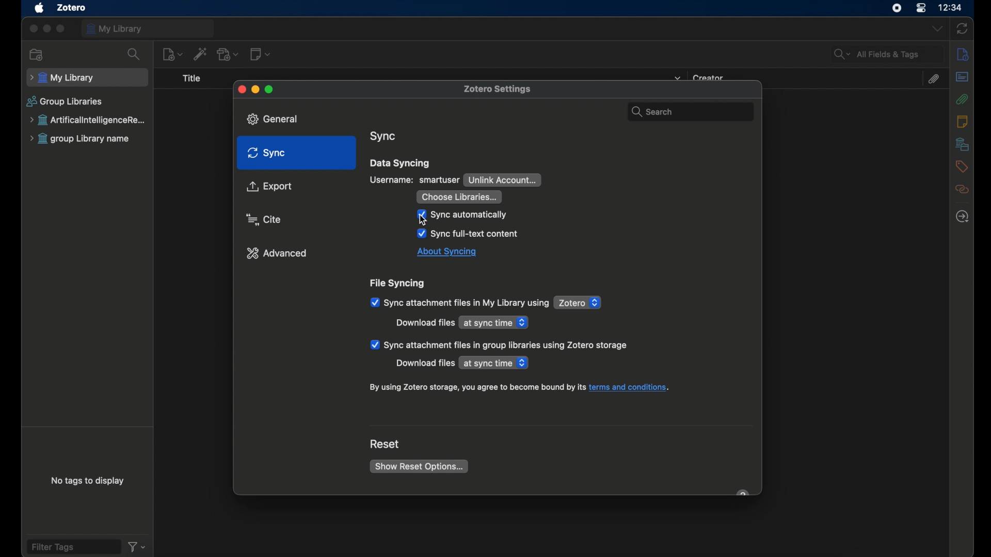  What do you see at coordinates (269, 187) in the screenshot?
I see `export` at bounding box center [269, 187].